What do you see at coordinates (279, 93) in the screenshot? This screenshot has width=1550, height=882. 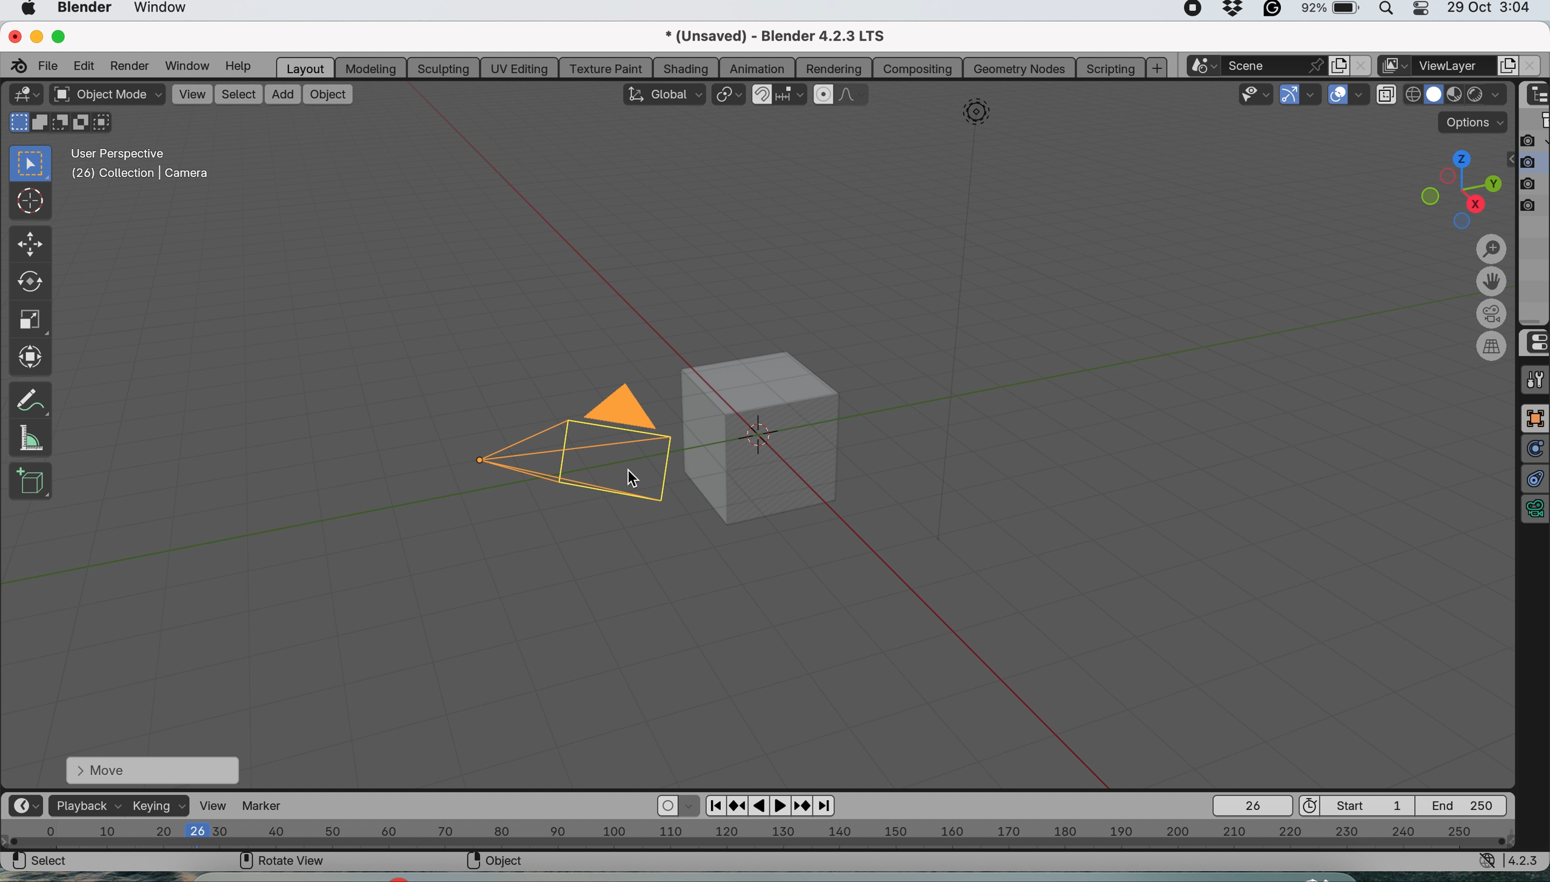 I see `add` at bounding box center [279, 93].